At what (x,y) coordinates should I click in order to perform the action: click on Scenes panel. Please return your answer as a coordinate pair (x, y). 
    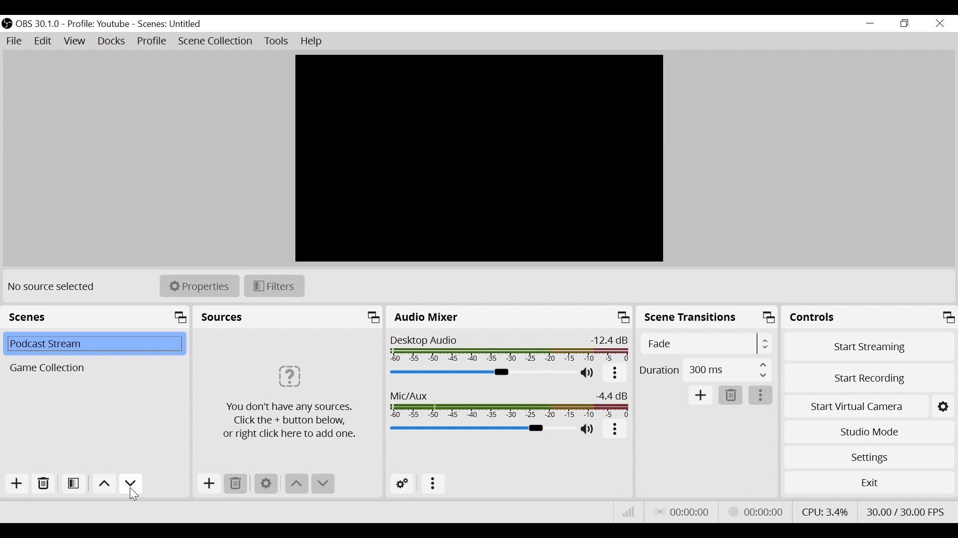
    Looking at the image, I should click on (97, 317).